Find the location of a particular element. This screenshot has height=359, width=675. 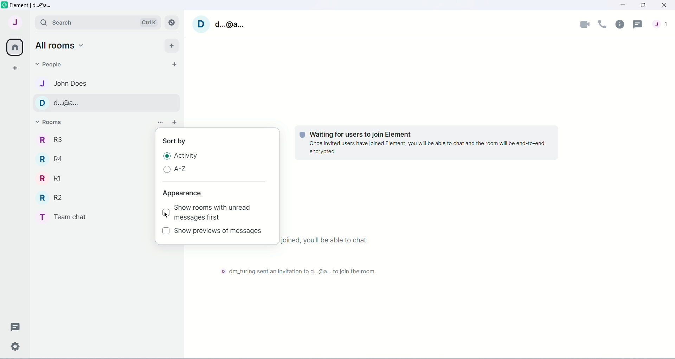

Maximize is located at coordinates (643, 6).